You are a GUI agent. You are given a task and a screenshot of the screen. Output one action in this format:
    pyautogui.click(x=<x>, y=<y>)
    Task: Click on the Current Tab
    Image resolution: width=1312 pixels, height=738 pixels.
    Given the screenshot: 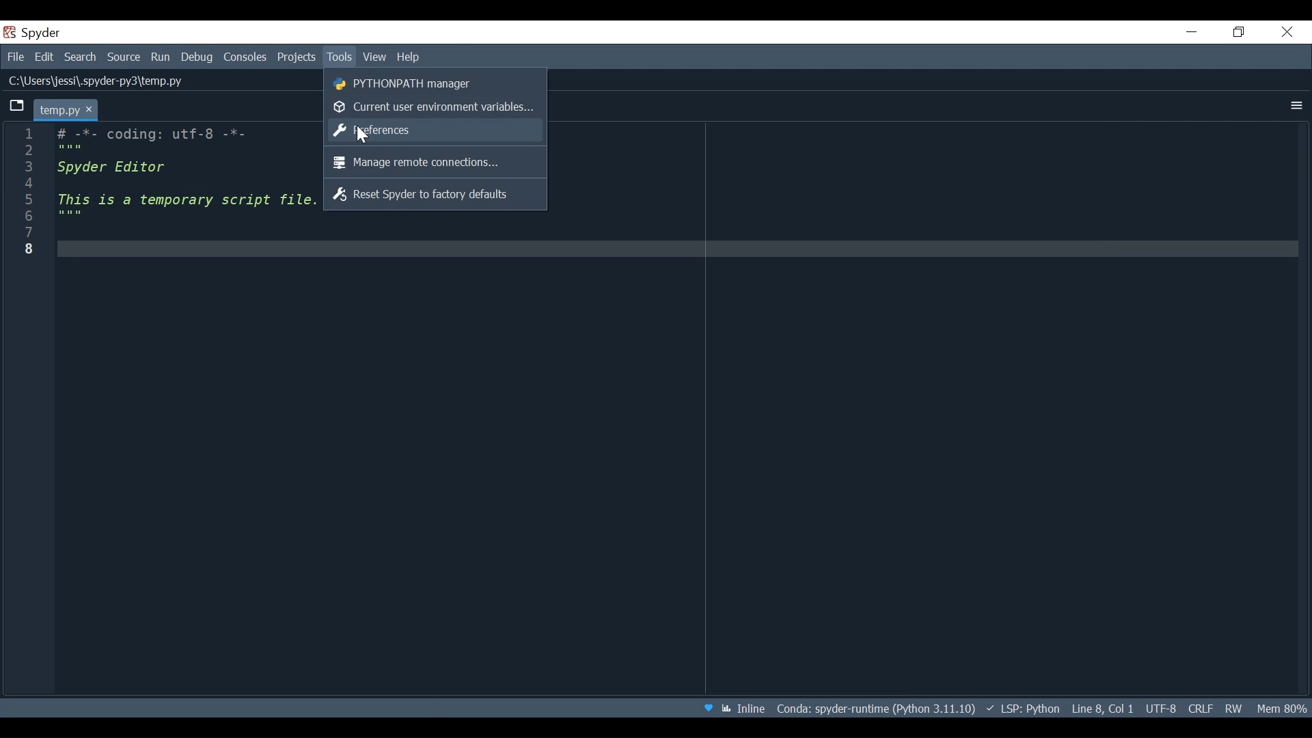 What is the action you would take?
    pyautogui.click(x=67, y=109)
    